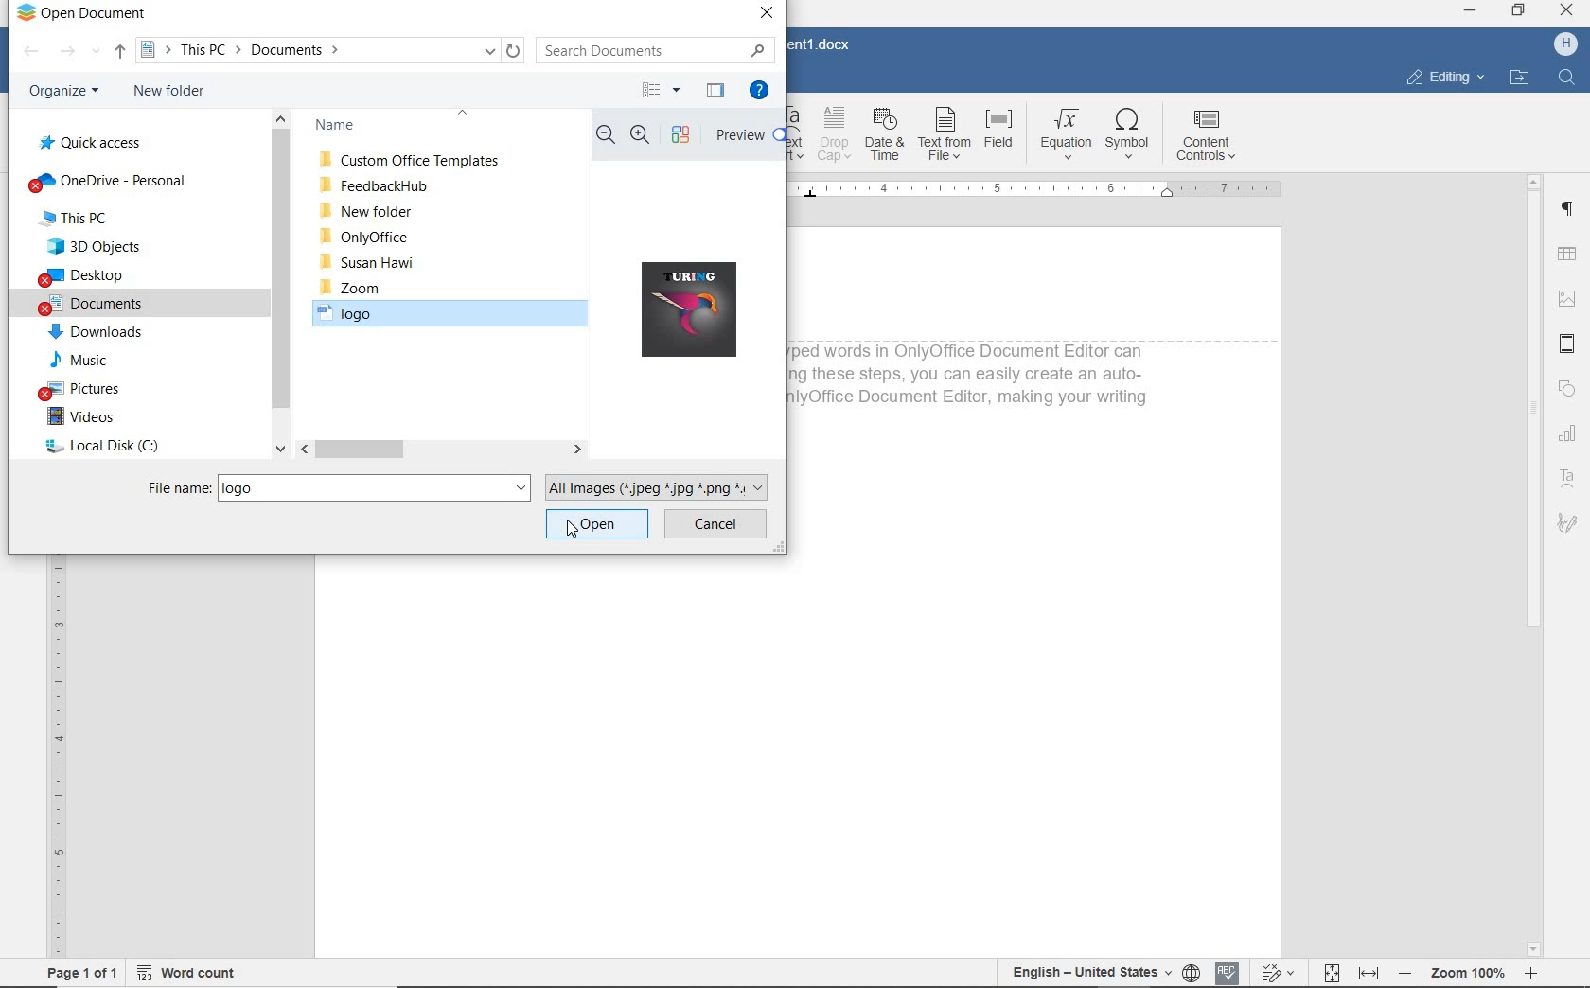 This screenshot has height=988, width=1590. I want to click on TABLE, so click(1565, 255).